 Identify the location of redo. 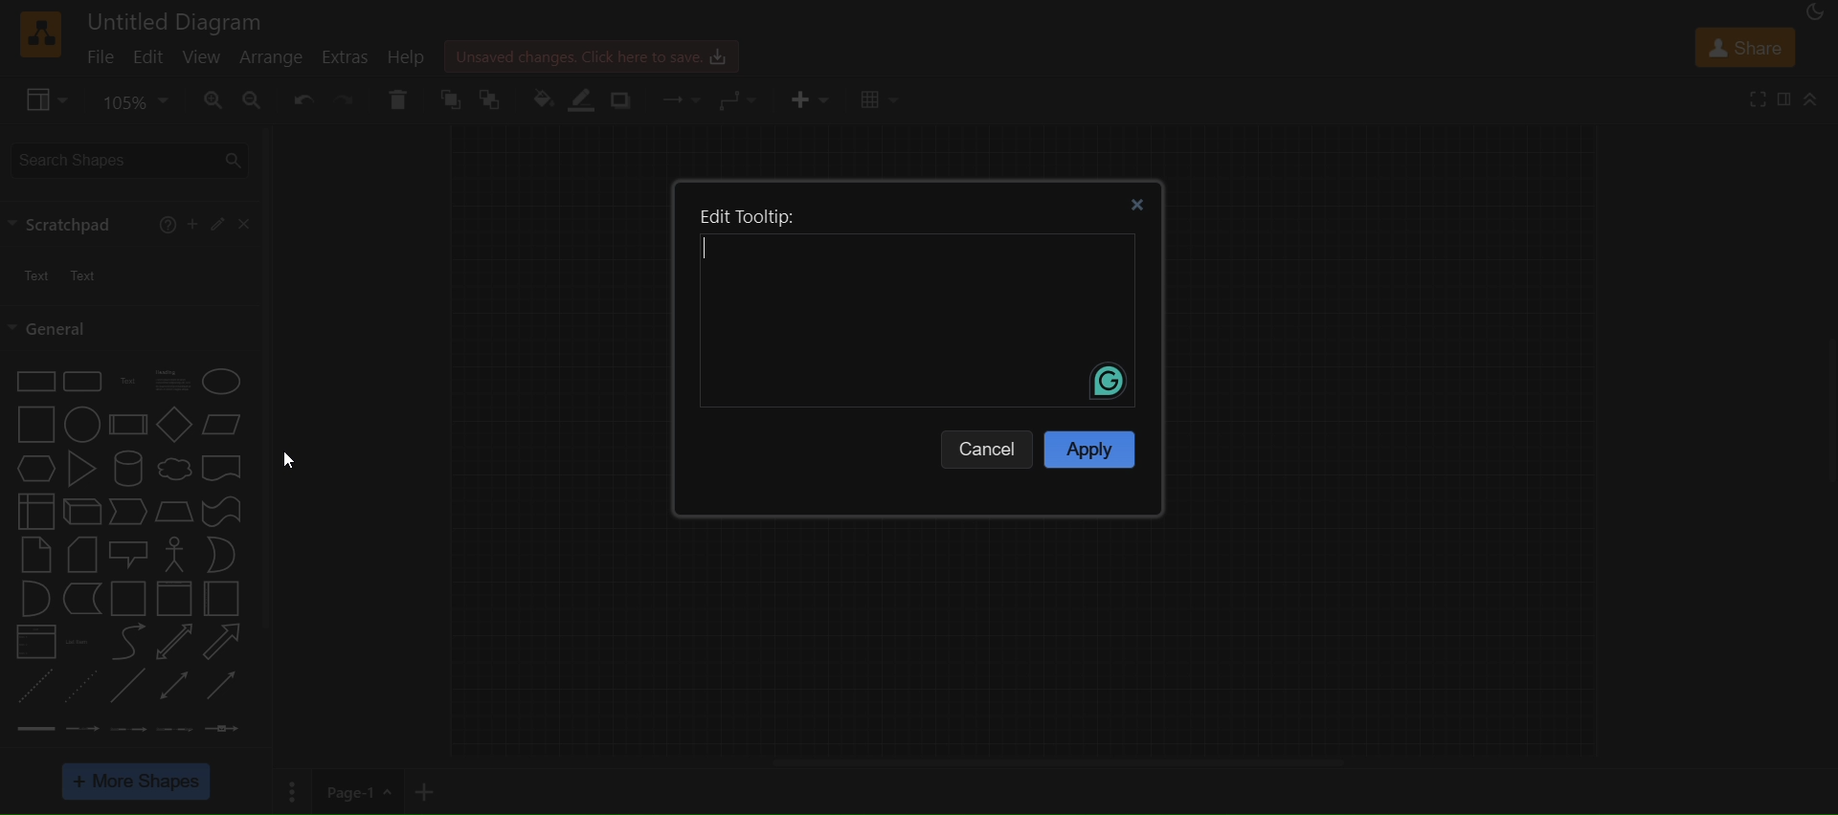
(343, 99).